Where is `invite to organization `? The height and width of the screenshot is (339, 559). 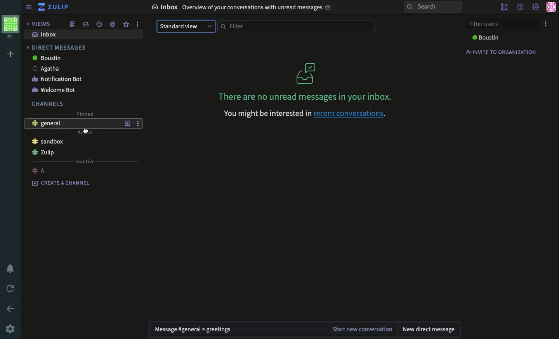 invite to organization  is located at coordinates (498, 52).